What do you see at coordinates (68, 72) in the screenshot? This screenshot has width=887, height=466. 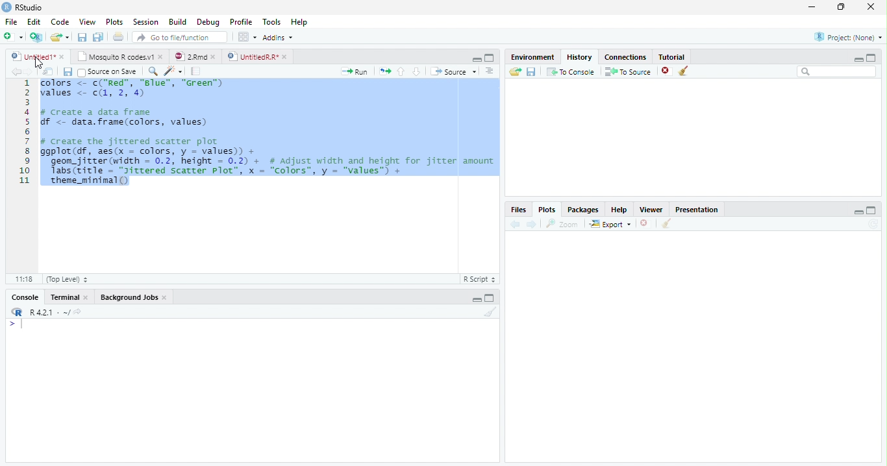 I see `Save current document` at bounding box center [68, 72].